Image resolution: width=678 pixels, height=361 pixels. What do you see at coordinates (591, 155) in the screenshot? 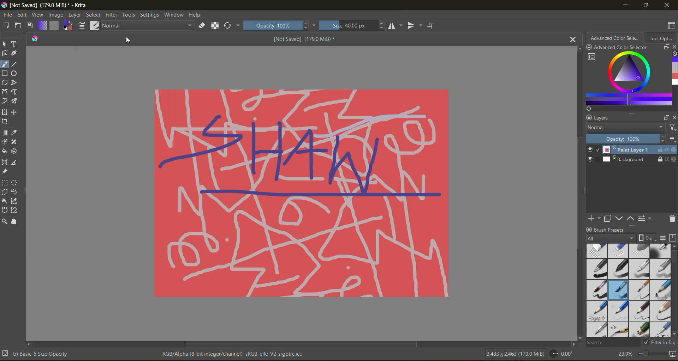
I see `preview` at bounding box center [591, 155].